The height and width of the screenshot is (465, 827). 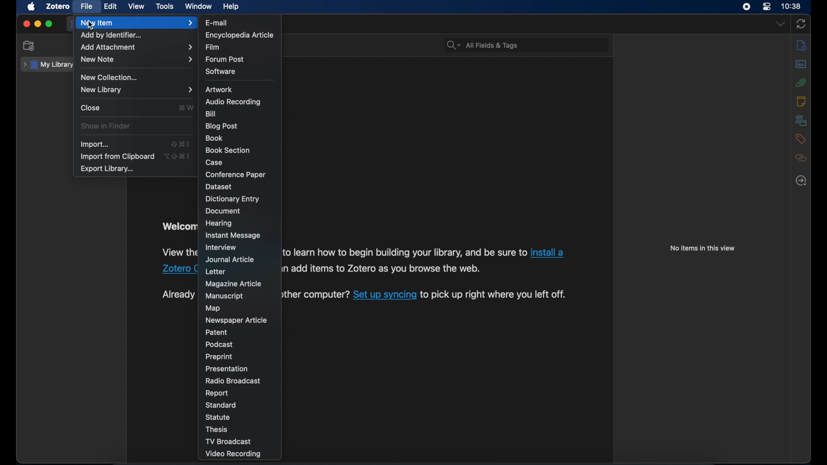 What do you see at coordinates (47, 65) in the screenshot?
I see `my library` at bounding box center [47, 65].